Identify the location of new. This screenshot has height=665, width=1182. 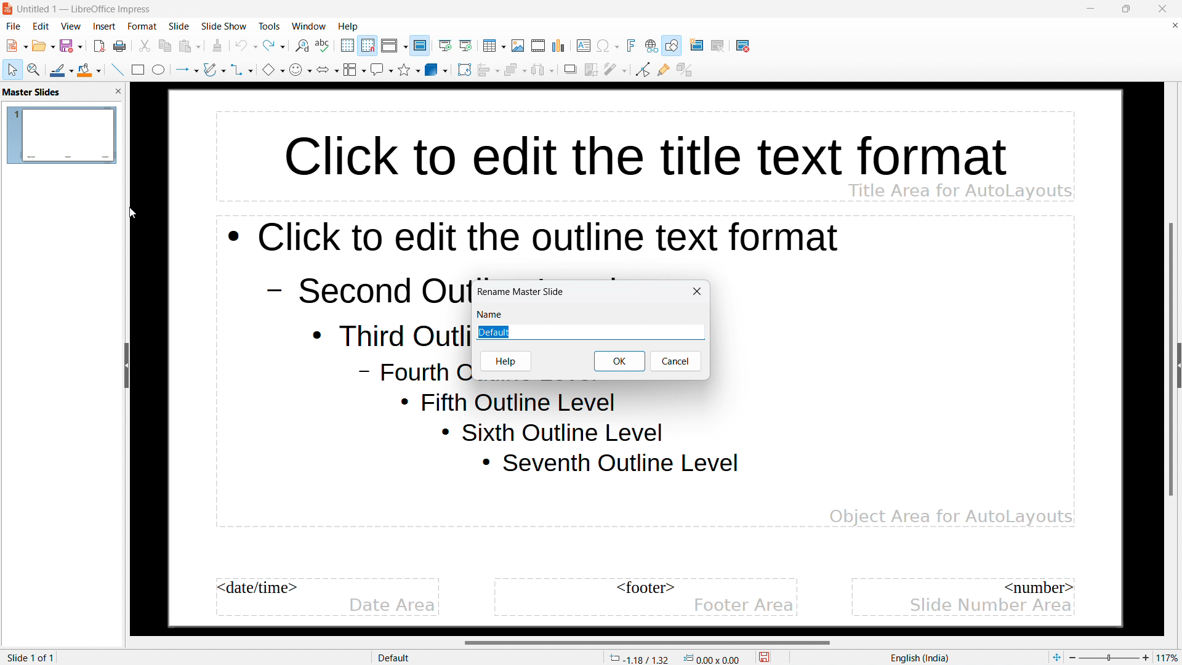
(17, 46).